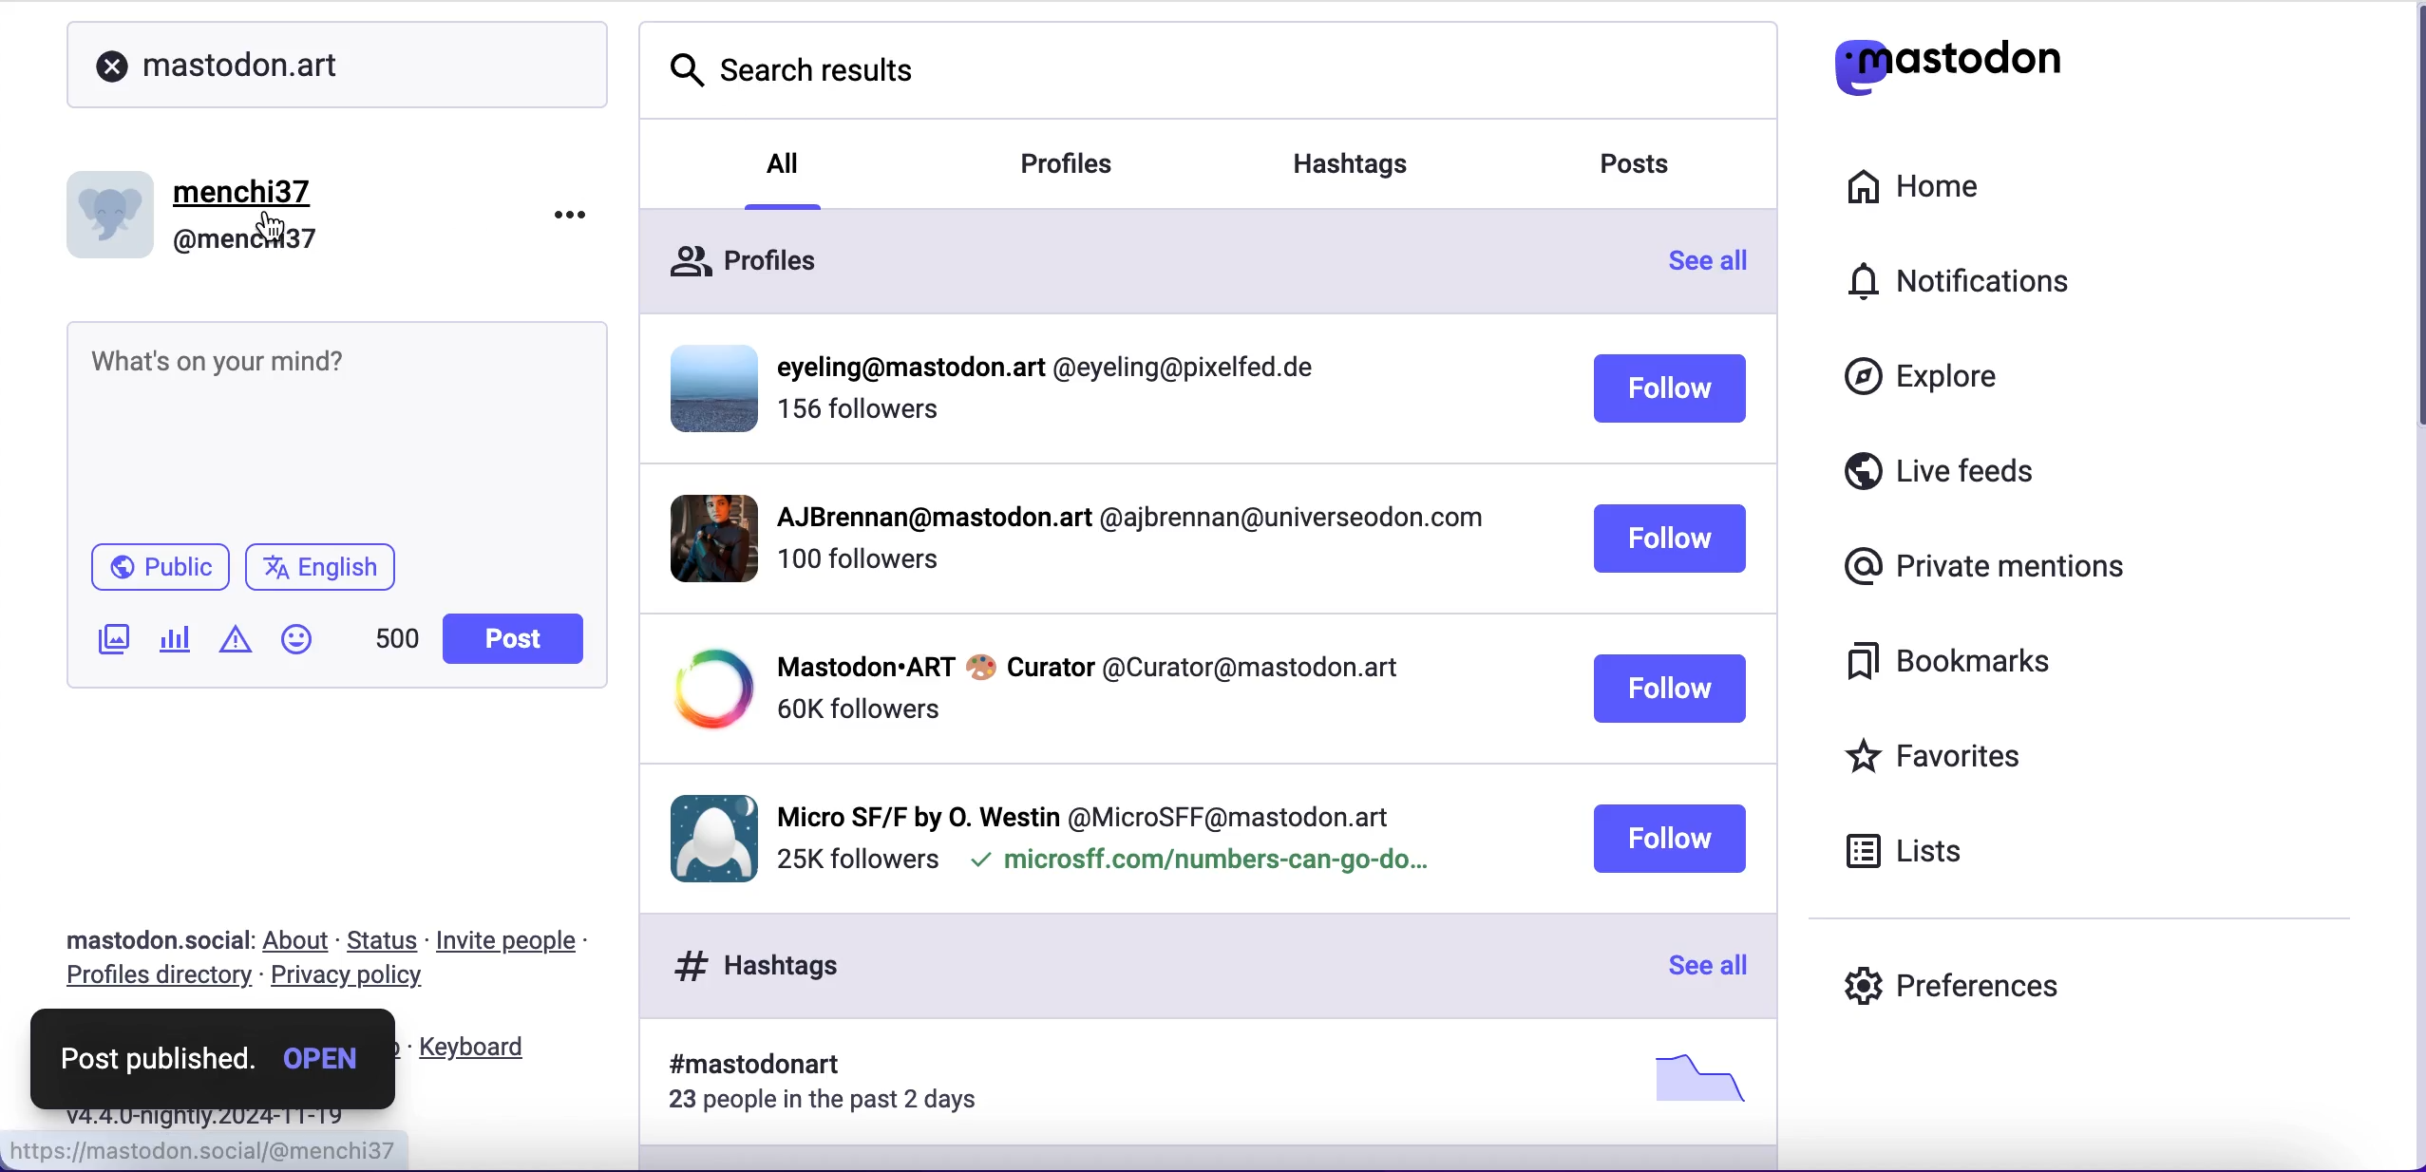 This screenshot has height=1172, width=2426. What do you see at coordinates (326, 569) in the screenshot?
I see `english` at bounding box center [326, 569].